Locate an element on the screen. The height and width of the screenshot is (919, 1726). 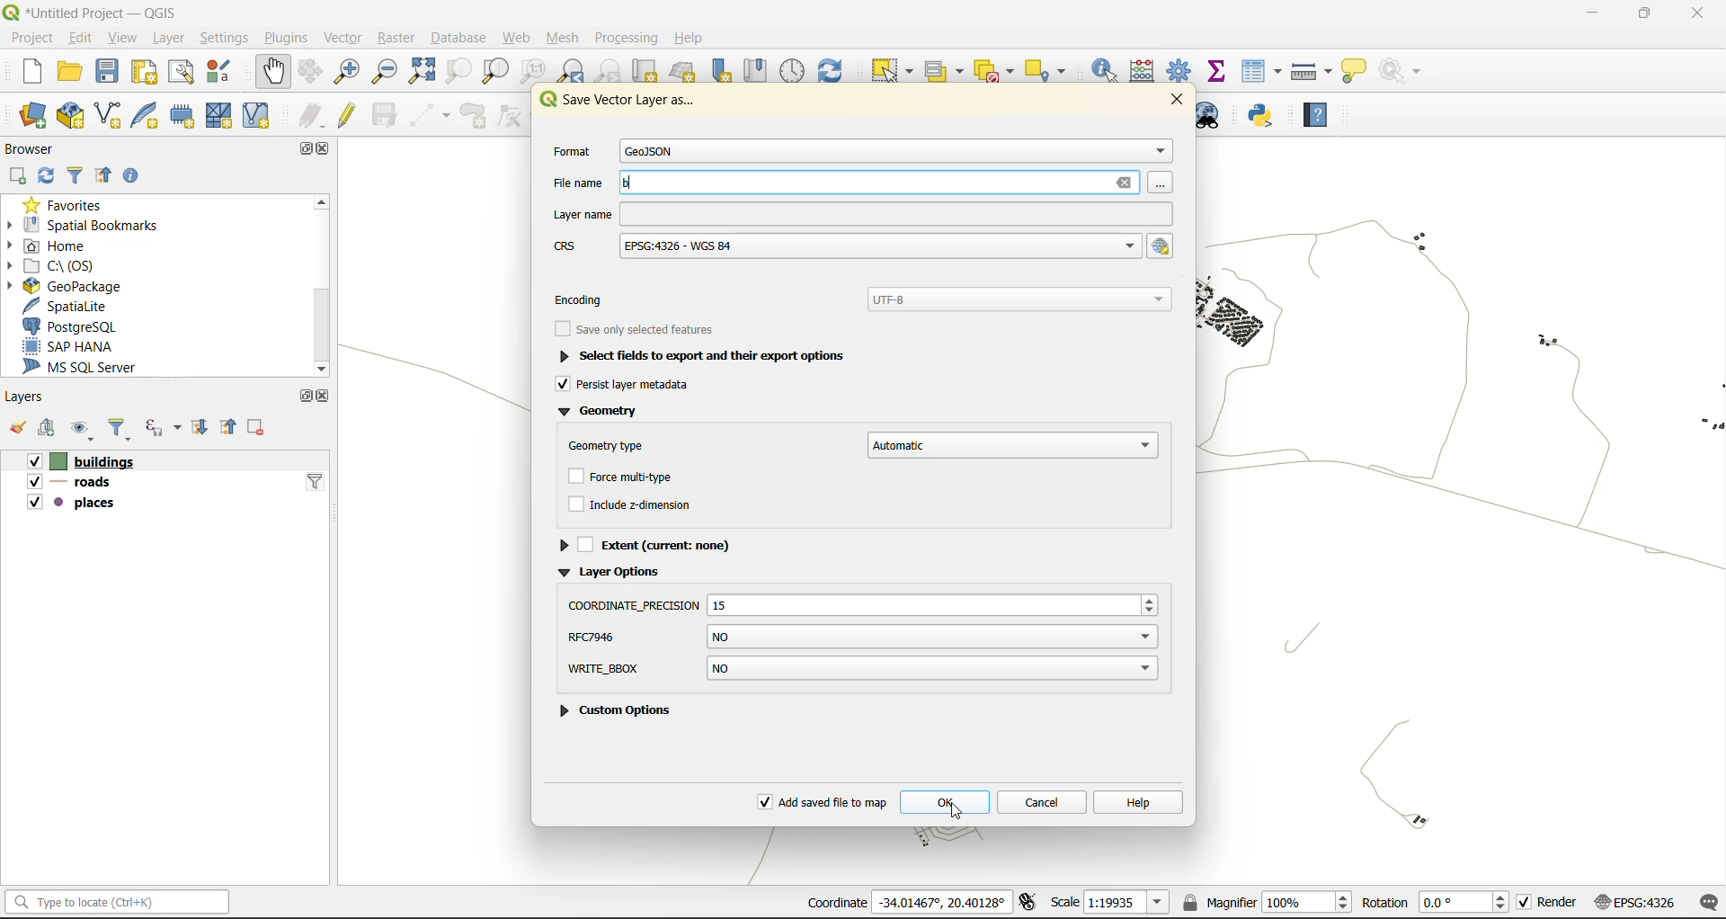
minimize is located at coordinates (1587, 17).